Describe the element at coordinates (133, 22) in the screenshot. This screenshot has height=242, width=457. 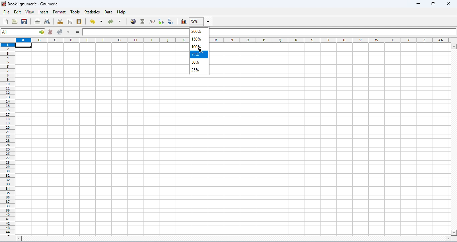
I see `insert hyperlink` at that location.